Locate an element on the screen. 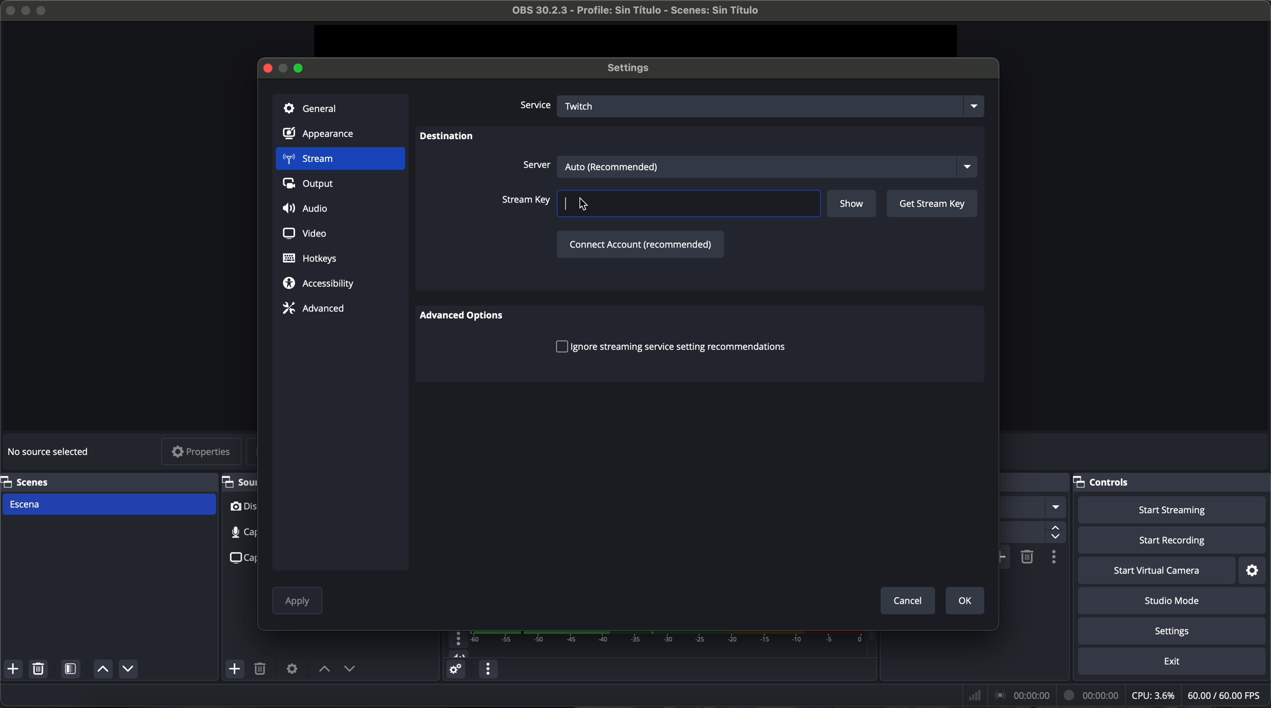  Twitch is located at coordinates (774, 105).